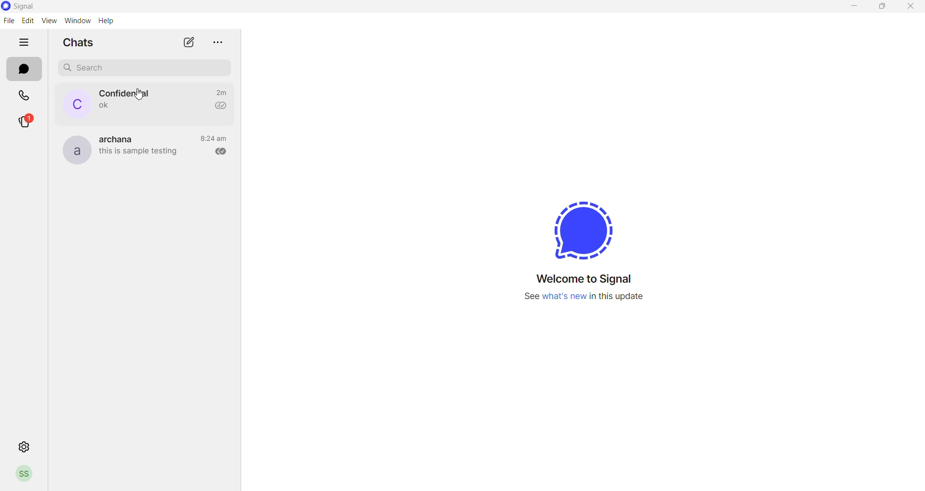 The height and width of the screenshot is (491, 925). Describe the element at coordinates (853, 9) in the screenshot. I see `minimize` at that location.